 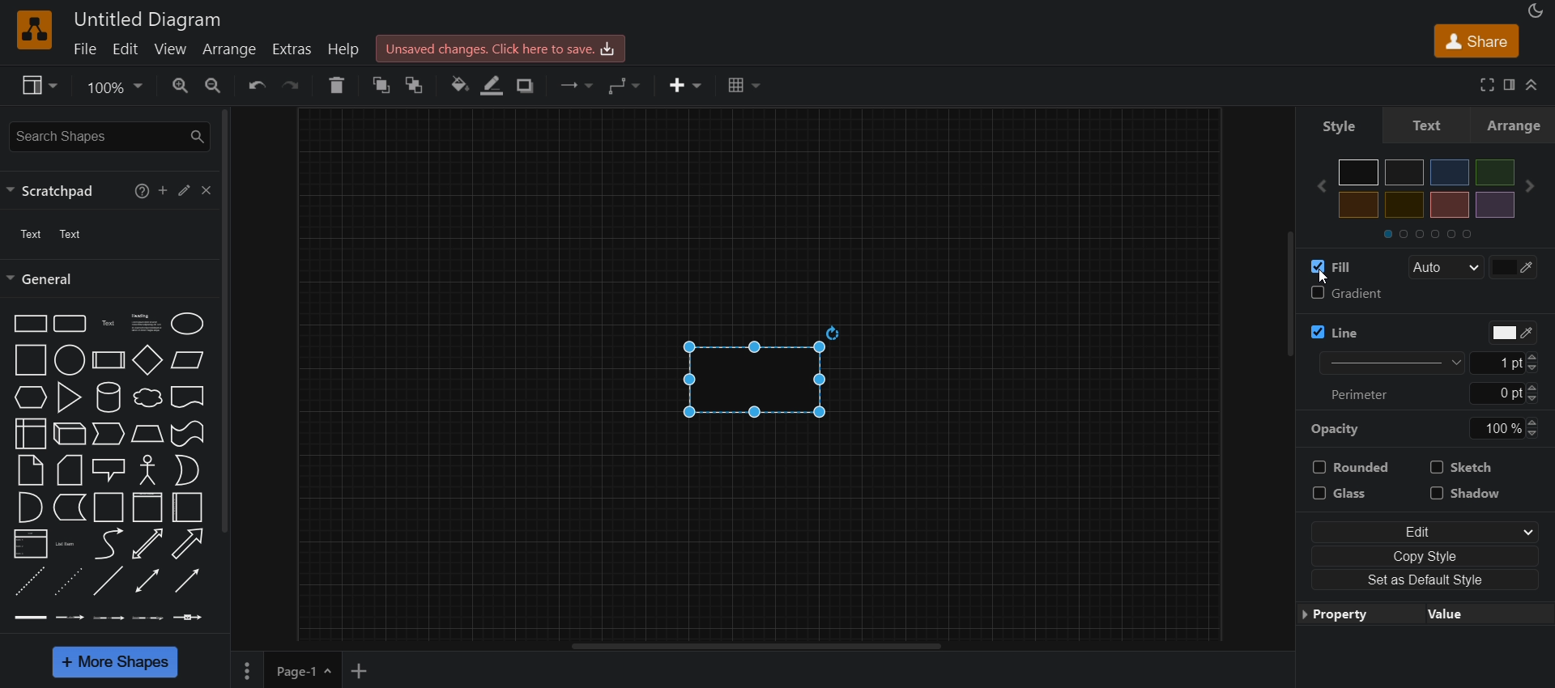 I want to click on vertical scroll bar, so click(x=231, y=321).